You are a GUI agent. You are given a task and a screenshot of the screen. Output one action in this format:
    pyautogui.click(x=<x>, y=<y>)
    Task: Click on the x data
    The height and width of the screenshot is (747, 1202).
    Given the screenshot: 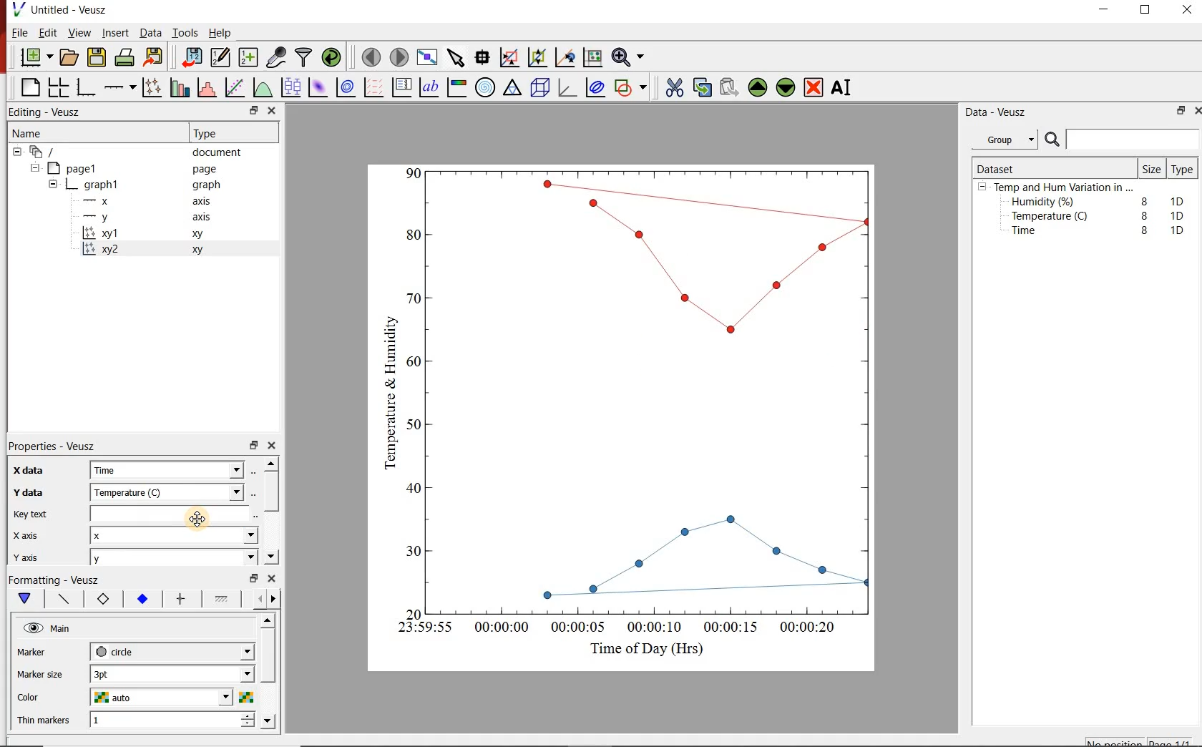 What is the action you would take?
    pyautogui.click(x=36, y=467)
    